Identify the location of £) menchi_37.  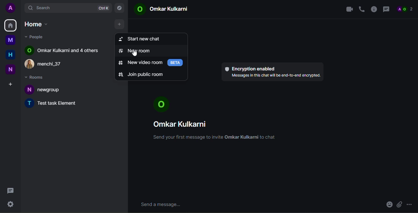
(48, 65).